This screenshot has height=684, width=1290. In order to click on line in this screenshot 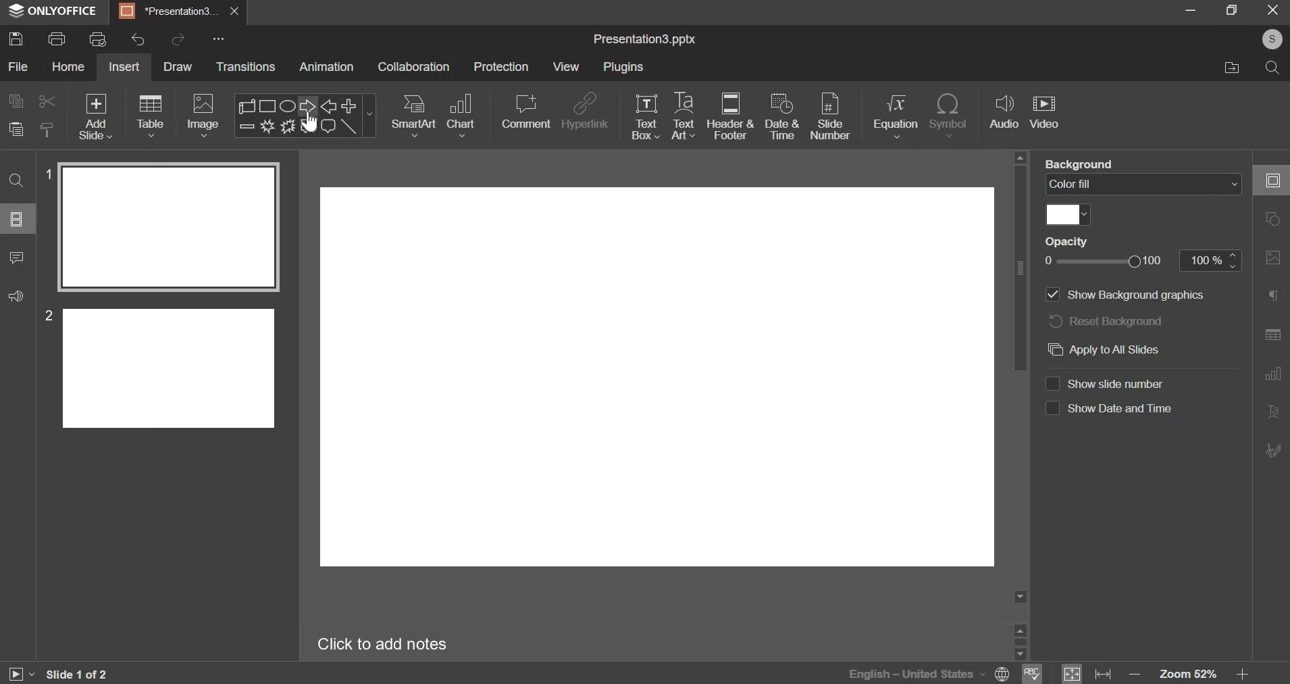, I will do `click(349, 126)`.